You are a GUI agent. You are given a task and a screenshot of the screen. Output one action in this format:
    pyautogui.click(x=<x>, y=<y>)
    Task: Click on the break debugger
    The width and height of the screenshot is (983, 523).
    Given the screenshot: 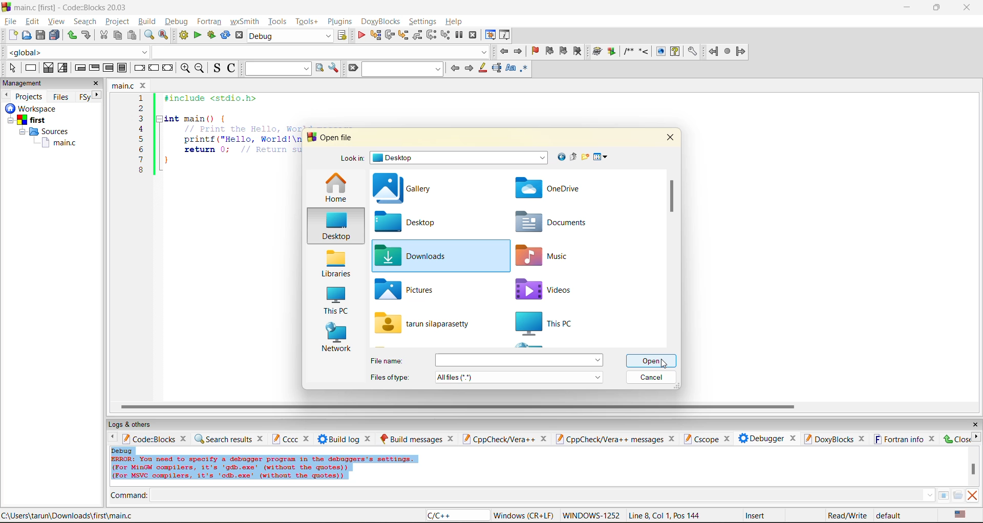 What is the action you would take?
    pyautogui.click(x=459, y=35)
    